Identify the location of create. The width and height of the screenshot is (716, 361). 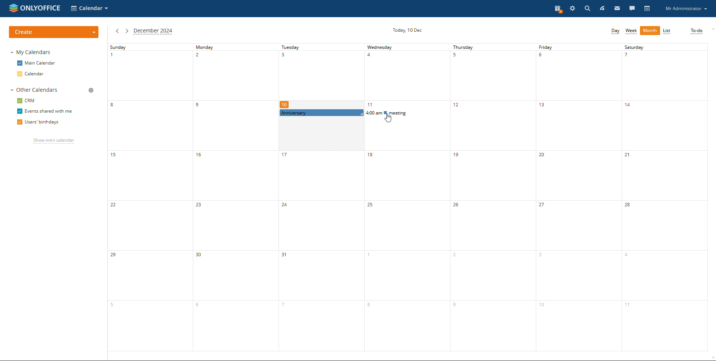
(55, 32).